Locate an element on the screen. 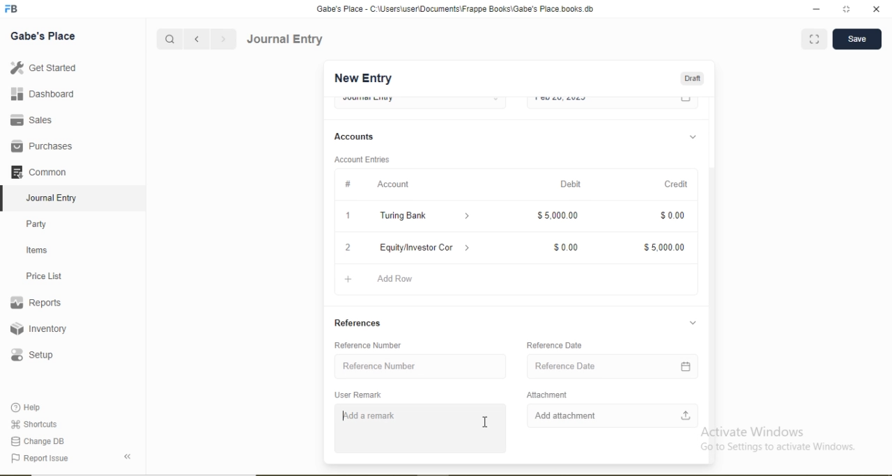  minimize is located at coordinates (815, 10).